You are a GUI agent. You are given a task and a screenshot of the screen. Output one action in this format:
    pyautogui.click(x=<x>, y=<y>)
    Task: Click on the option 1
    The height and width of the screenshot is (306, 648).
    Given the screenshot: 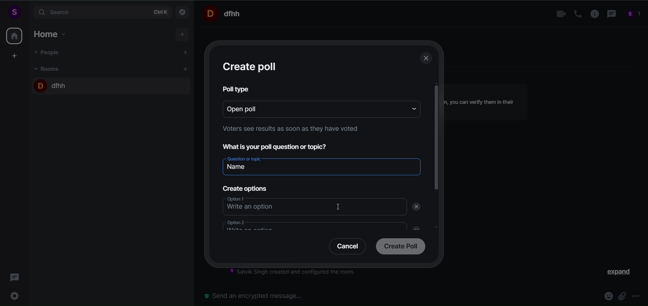 What is the action you would take?
    pyautogui.click(x=308, y=205)
    